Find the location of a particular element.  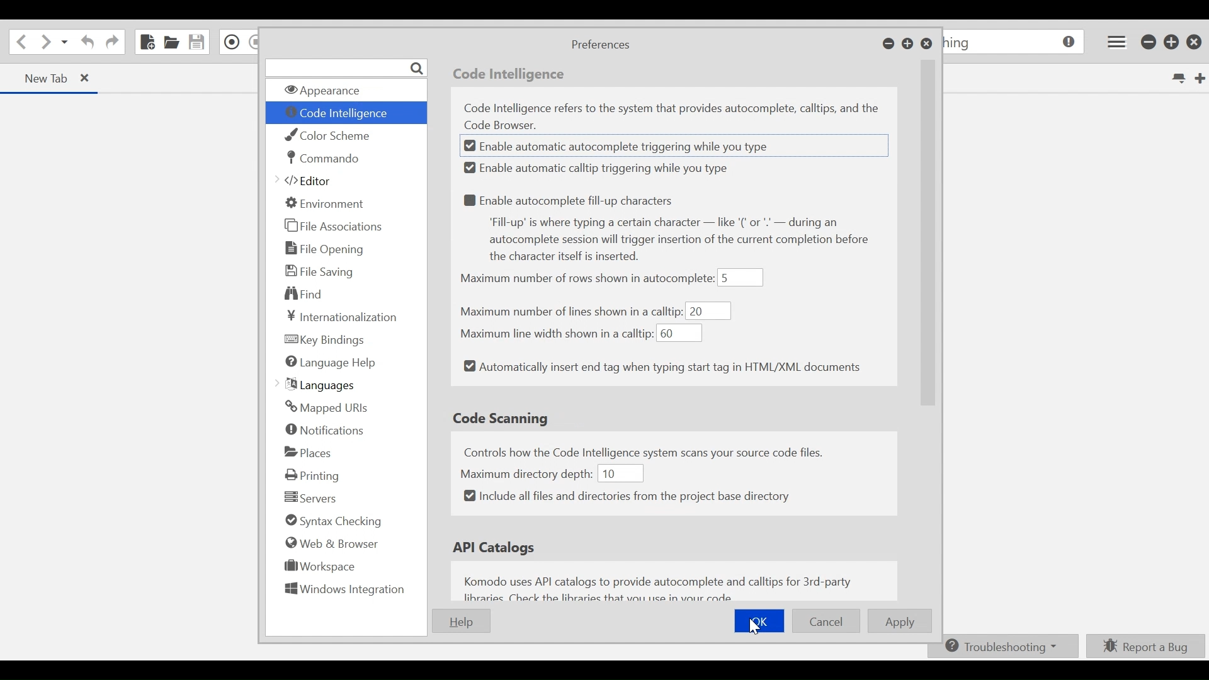

Commando is located at coordinates (323, 158).